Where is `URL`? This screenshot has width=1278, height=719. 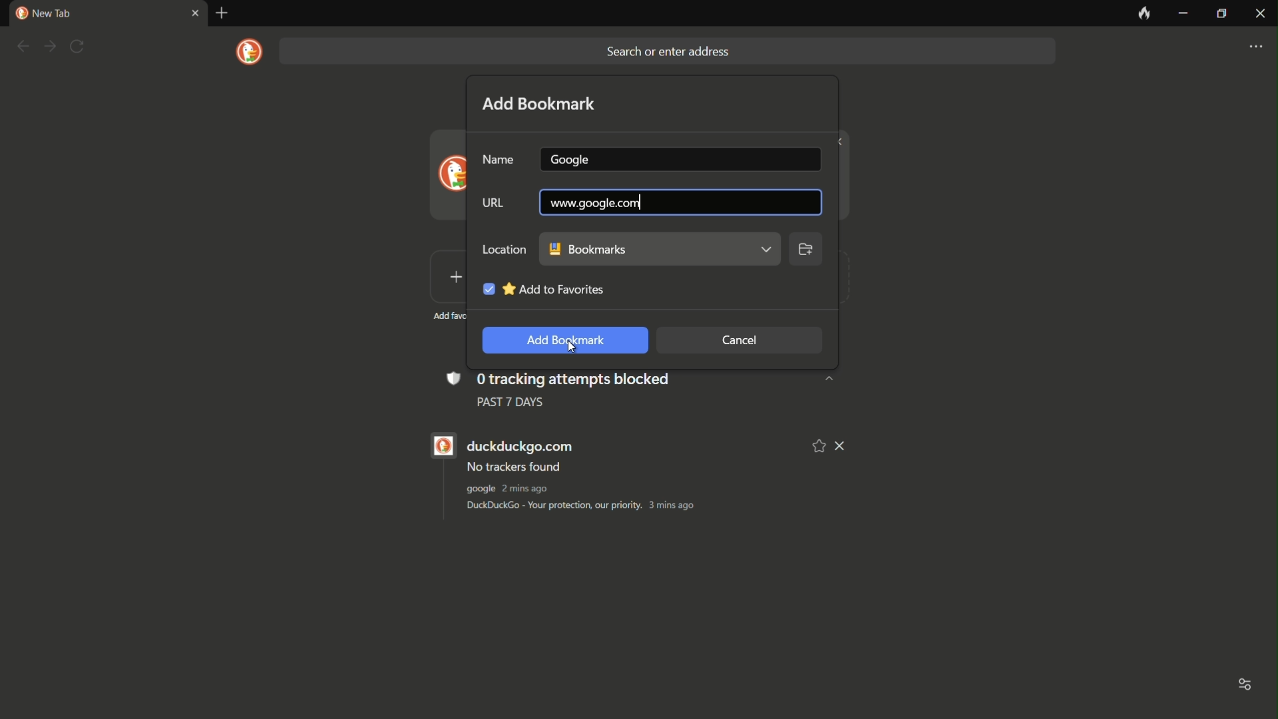
URL is located at coordinates (491, 204).